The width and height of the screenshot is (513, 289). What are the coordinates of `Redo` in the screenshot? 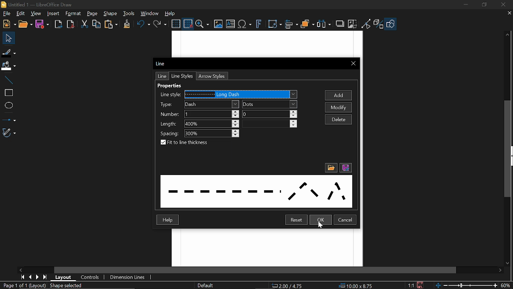 It's located at (161, 24).